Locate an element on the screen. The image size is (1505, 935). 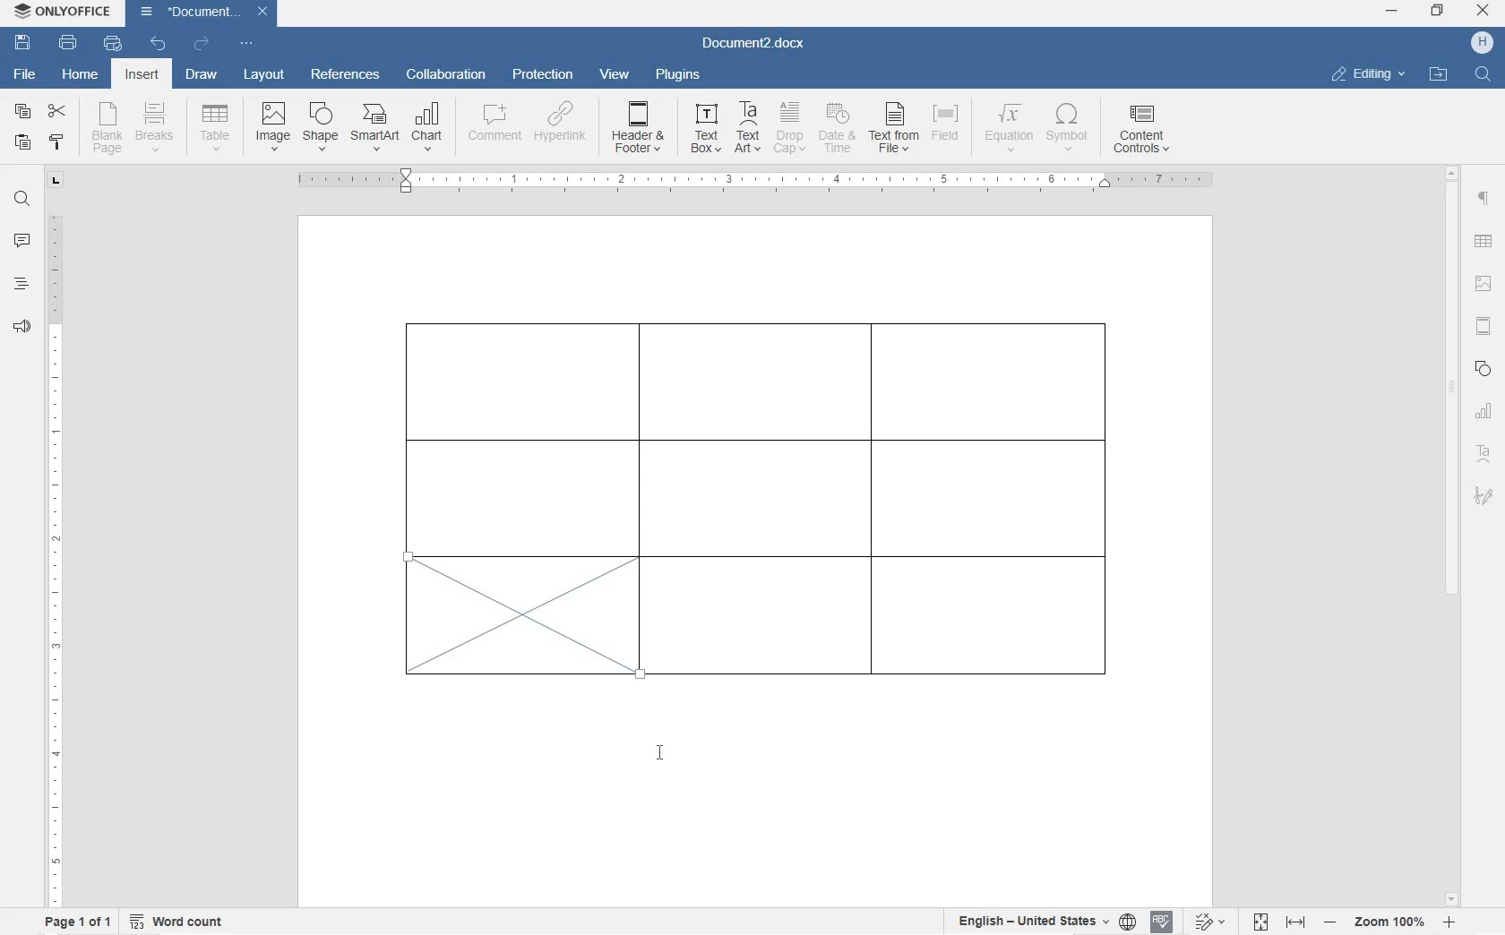
draw is located at coordinates (202, 74).